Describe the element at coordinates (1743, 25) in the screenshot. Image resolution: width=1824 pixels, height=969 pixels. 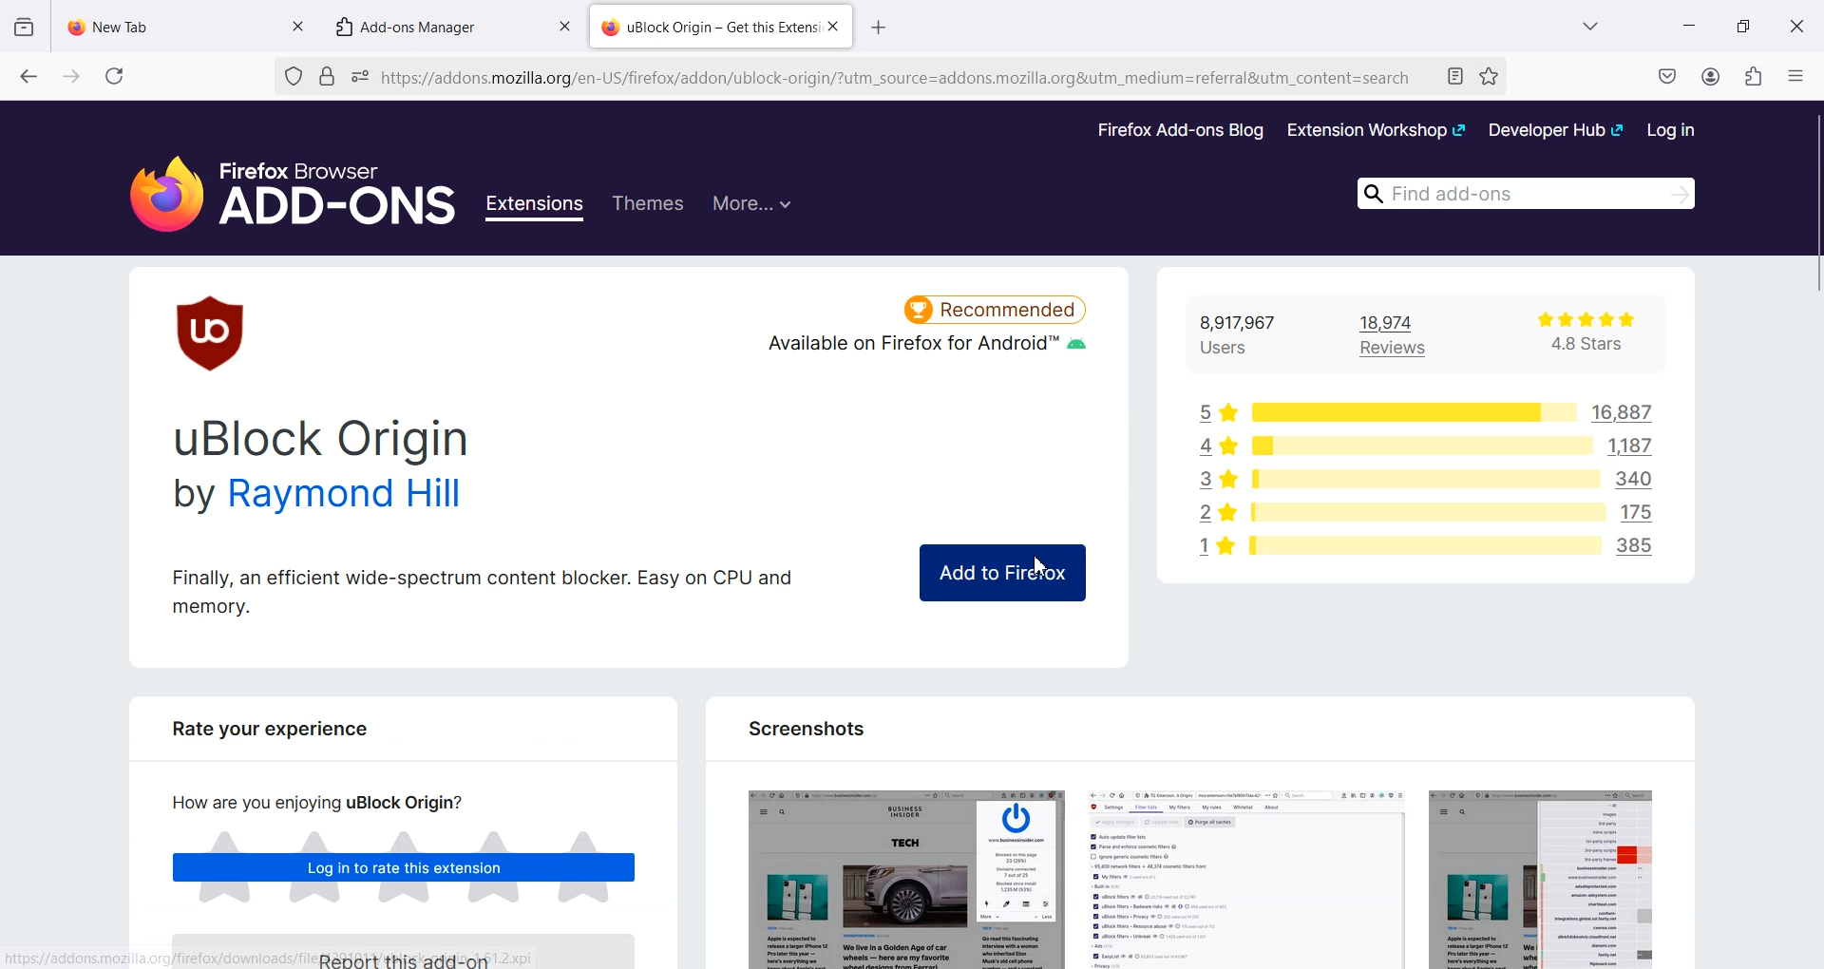
I see `Maximize` at that location.